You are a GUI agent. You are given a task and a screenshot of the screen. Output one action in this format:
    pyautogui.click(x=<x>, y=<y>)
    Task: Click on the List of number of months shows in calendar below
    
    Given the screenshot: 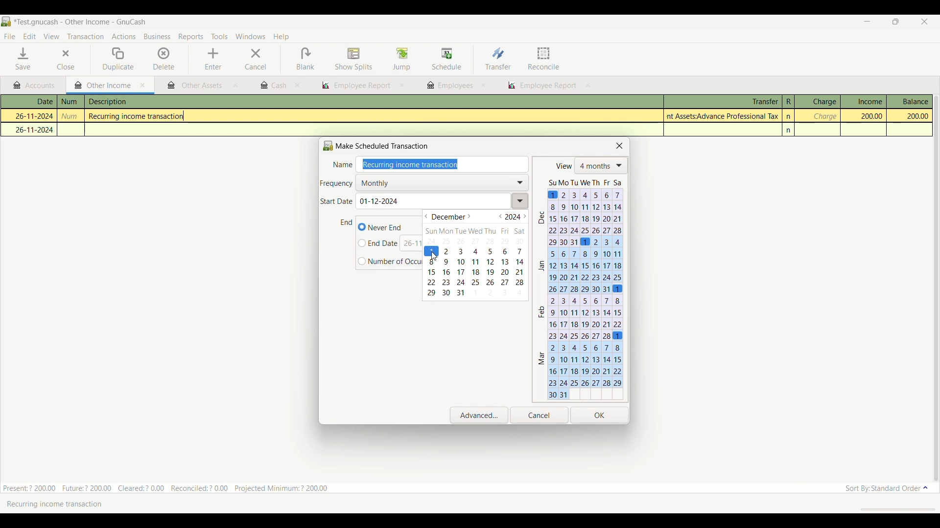 What is the action you would take?
    pyautogui.click(x=602, y=166)
    